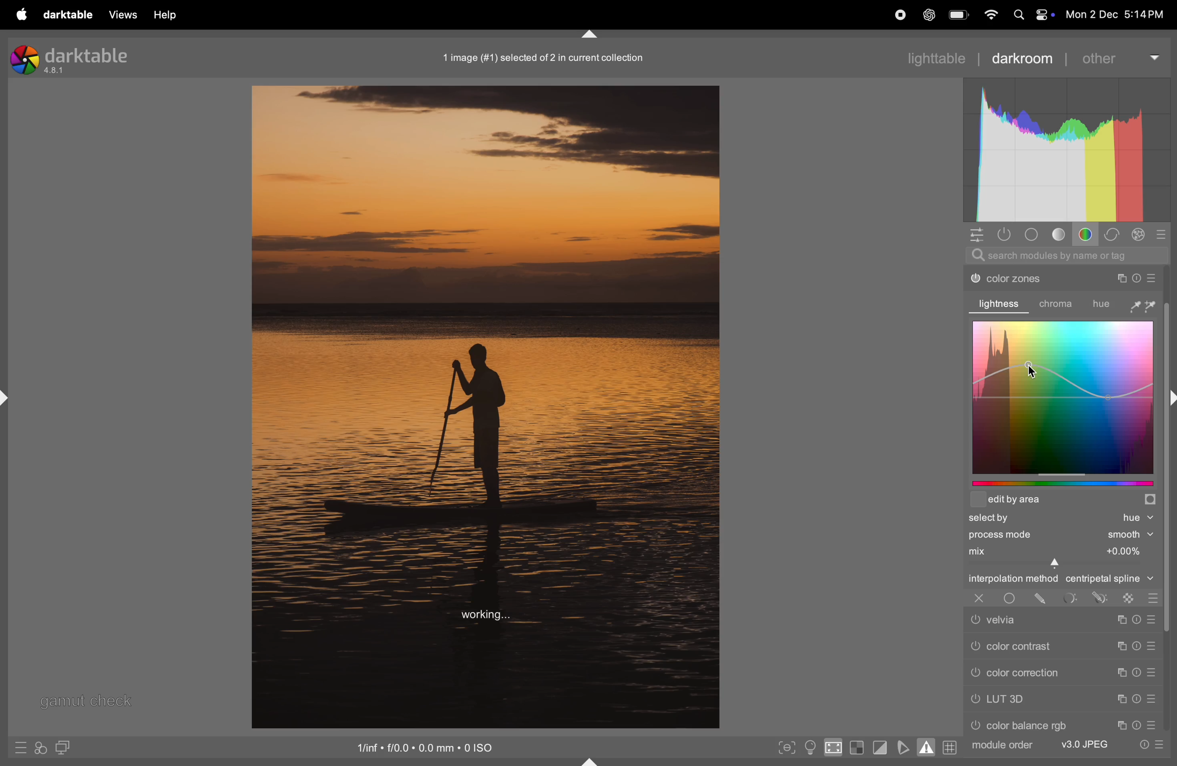 The image size is (1177, 766). I want to click on hue, so click(1124, 304).